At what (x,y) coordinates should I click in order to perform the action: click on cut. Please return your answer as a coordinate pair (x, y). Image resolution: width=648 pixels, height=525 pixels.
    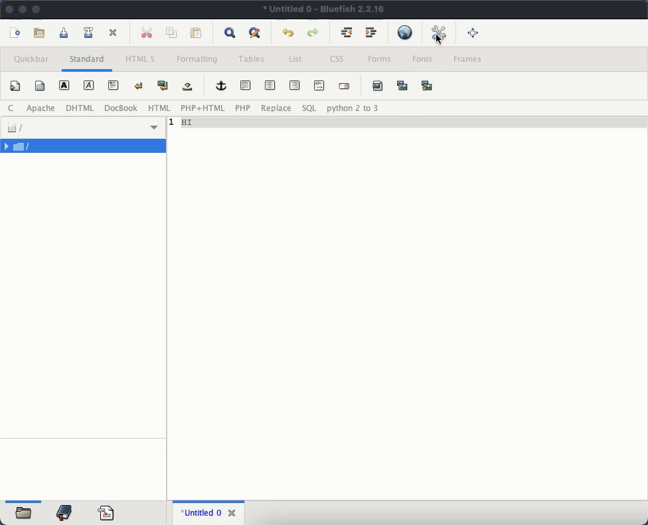
    Looking at the image, I should click on (148, 33).